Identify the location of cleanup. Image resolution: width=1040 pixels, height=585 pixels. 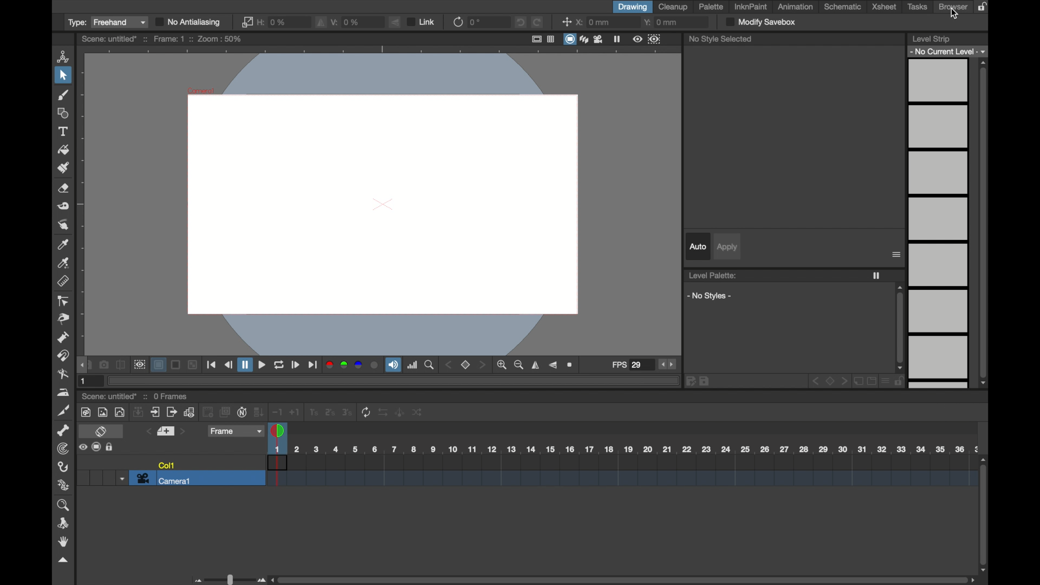
(675, 7).